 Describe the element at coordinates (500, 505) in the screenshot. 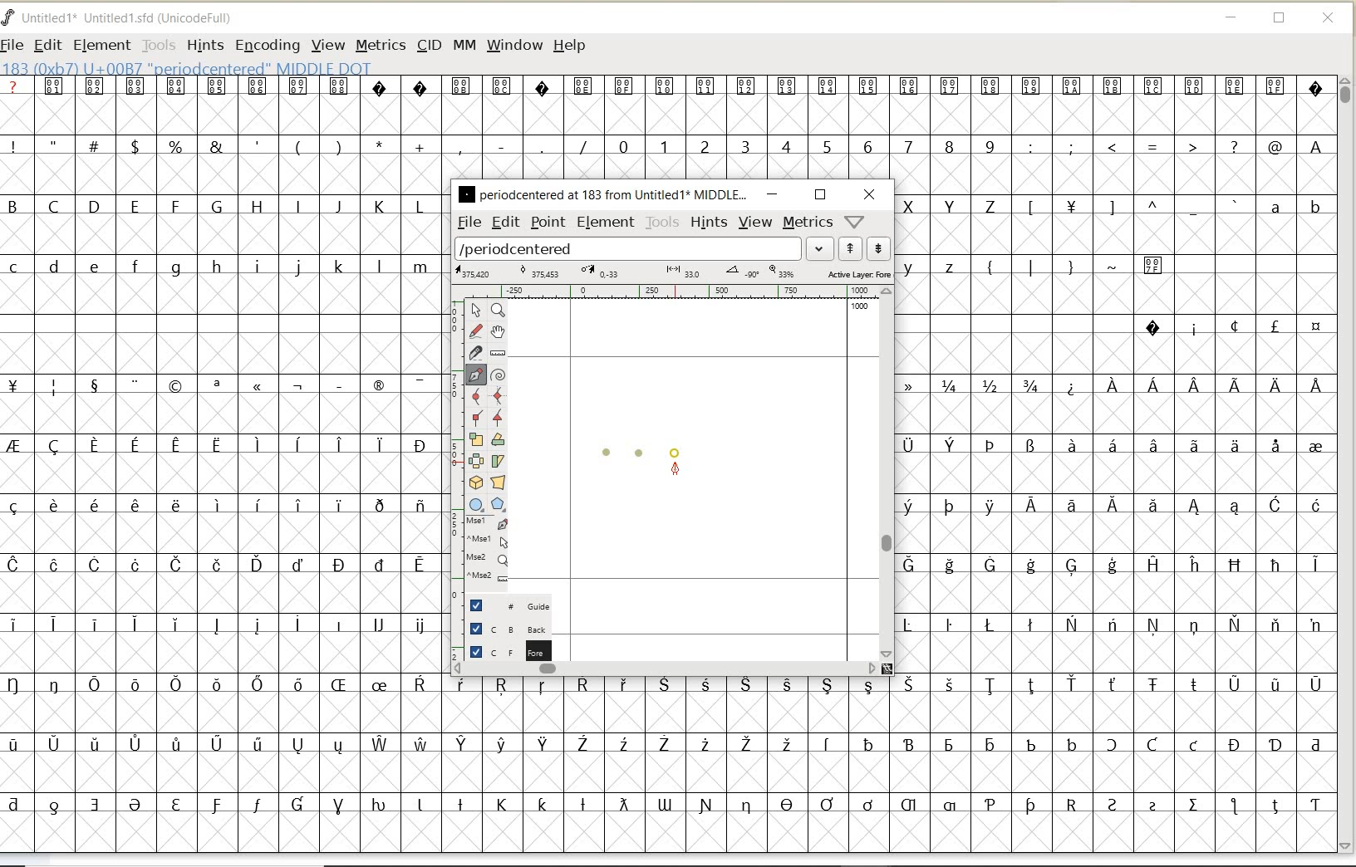

I see `polygon or star` at that location.